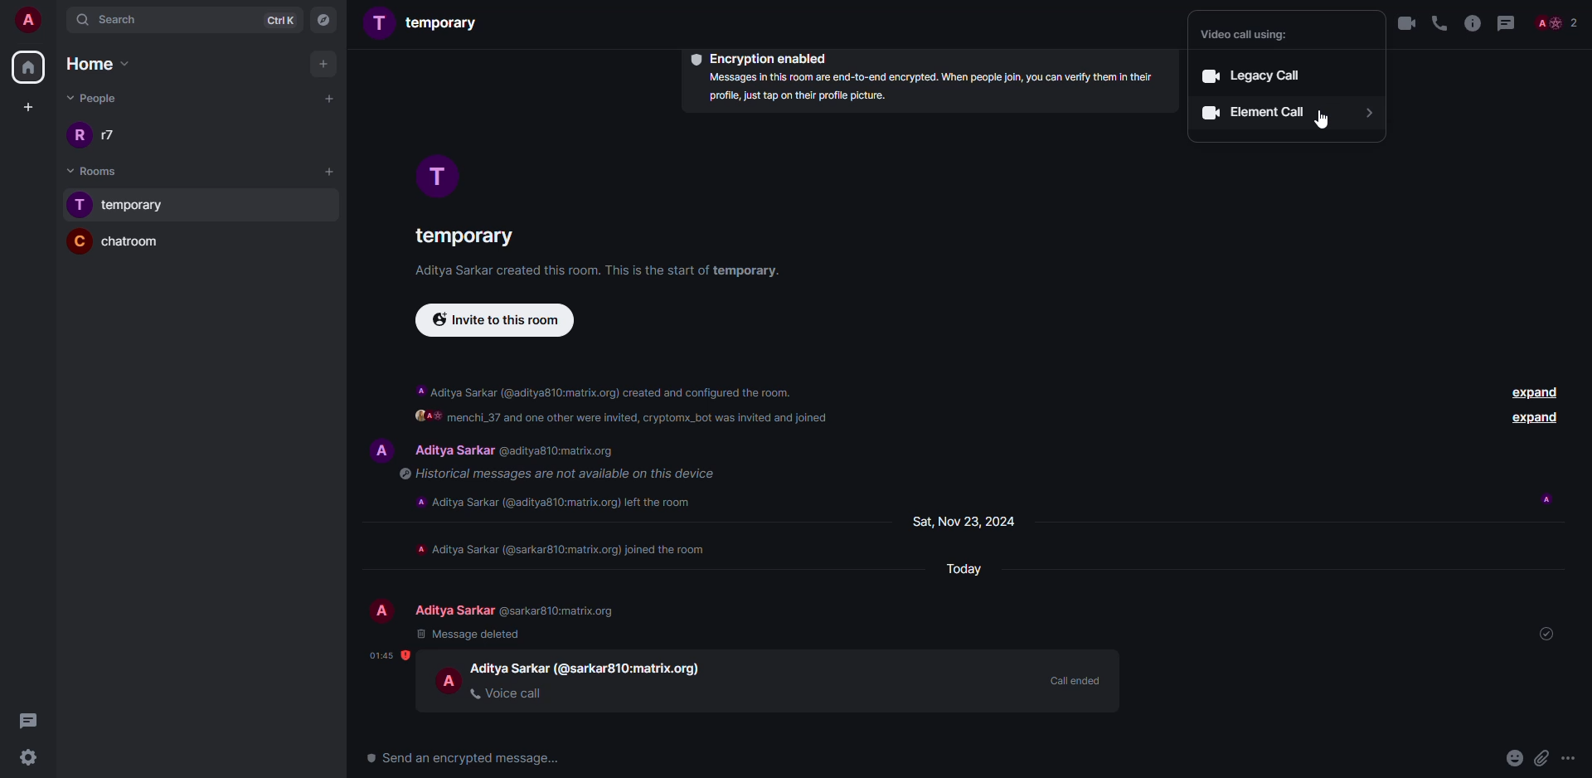 This screenshot has width=1592, height=778. What do you see at coordinates (80, 205) in the screenshot?
I see `profile` at bounding box center [80, 205].